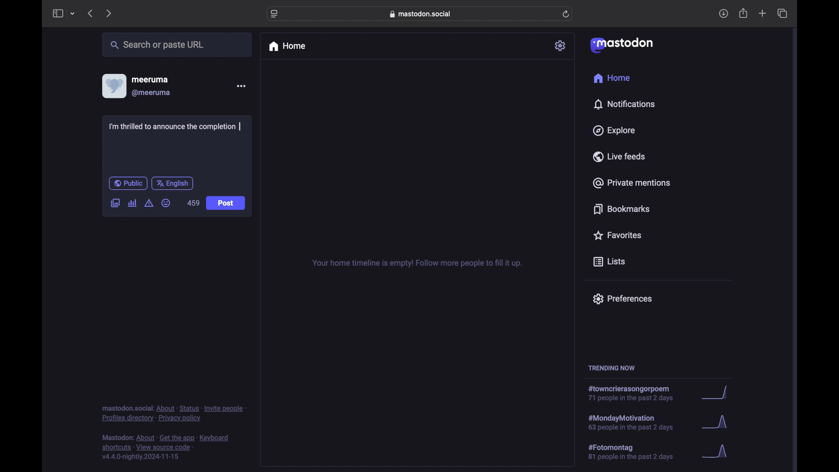 The height and width of the screenshot is (472, 839). Describe the element at coordinates (57, 13) in the screenshot. I see `side bar` at that location.